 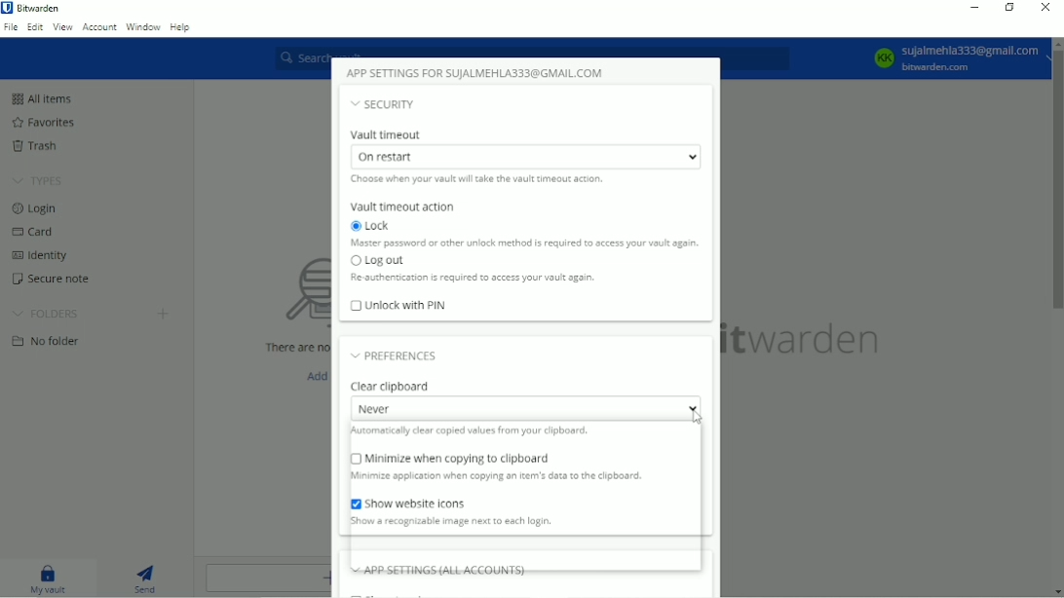 I want to click on Never, so click(x=524, y=408).